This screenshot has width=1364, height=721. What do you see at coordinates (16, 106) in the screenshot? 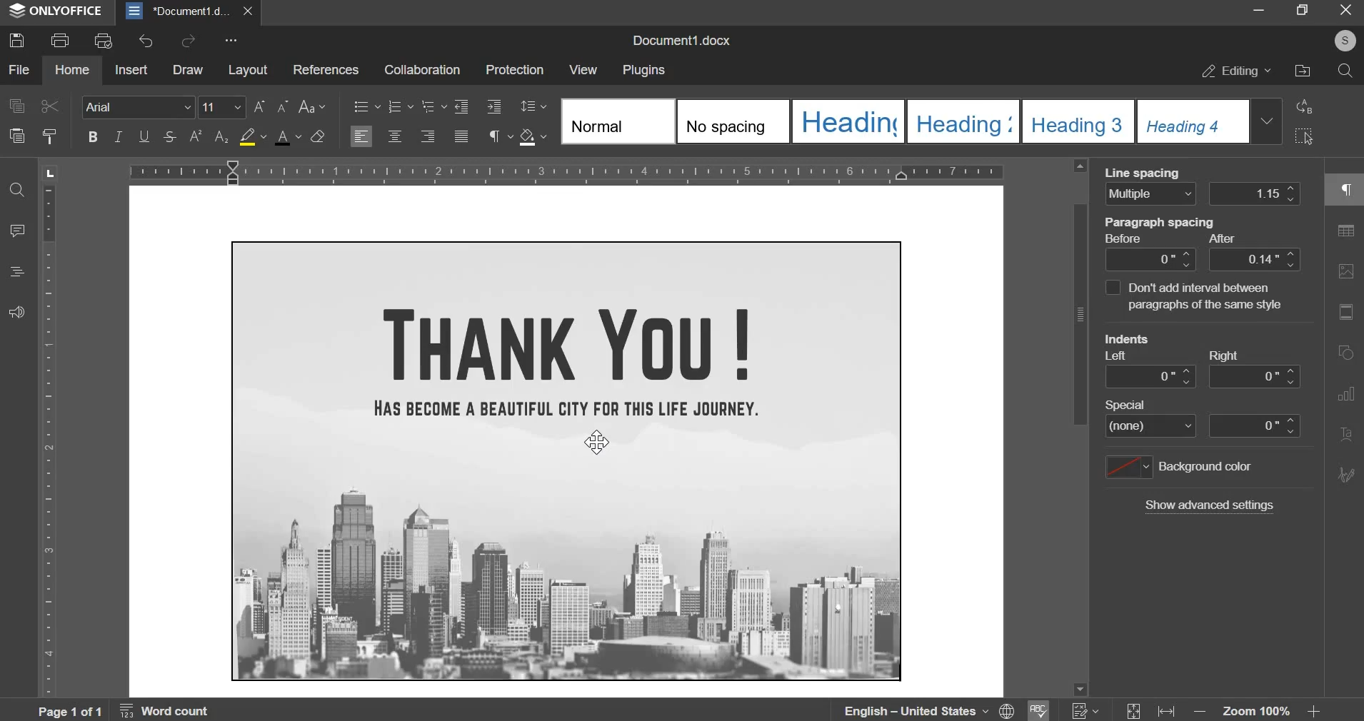
I see `copy` at bounding box center [16, 106].